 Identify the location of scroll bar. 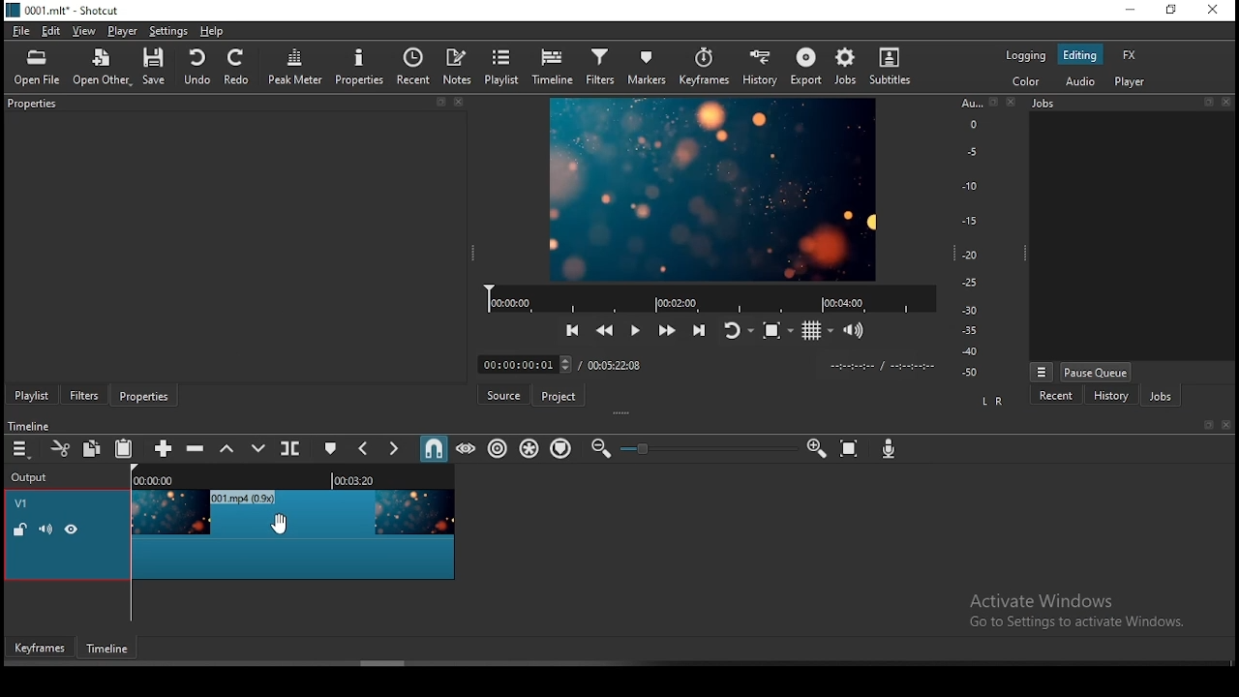
(382, 663).